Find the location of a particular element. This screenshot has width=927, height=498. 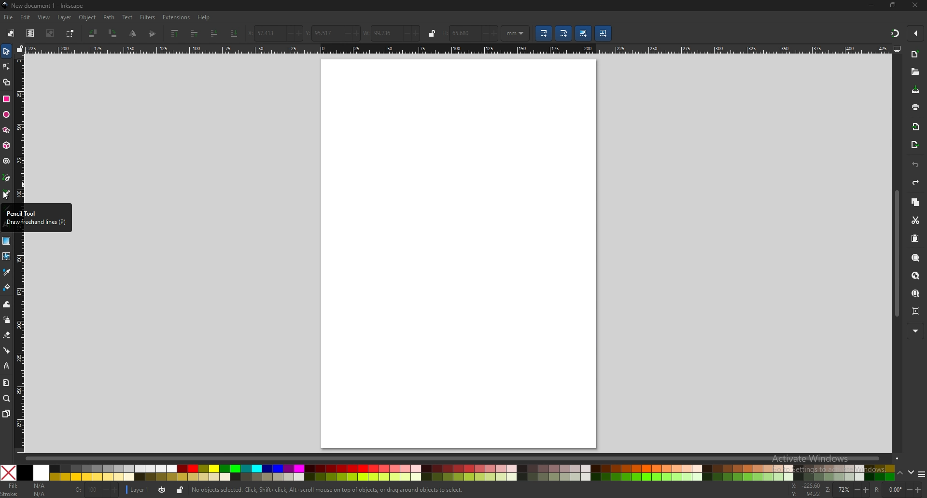

snapping is located at coordinates (894, 34).